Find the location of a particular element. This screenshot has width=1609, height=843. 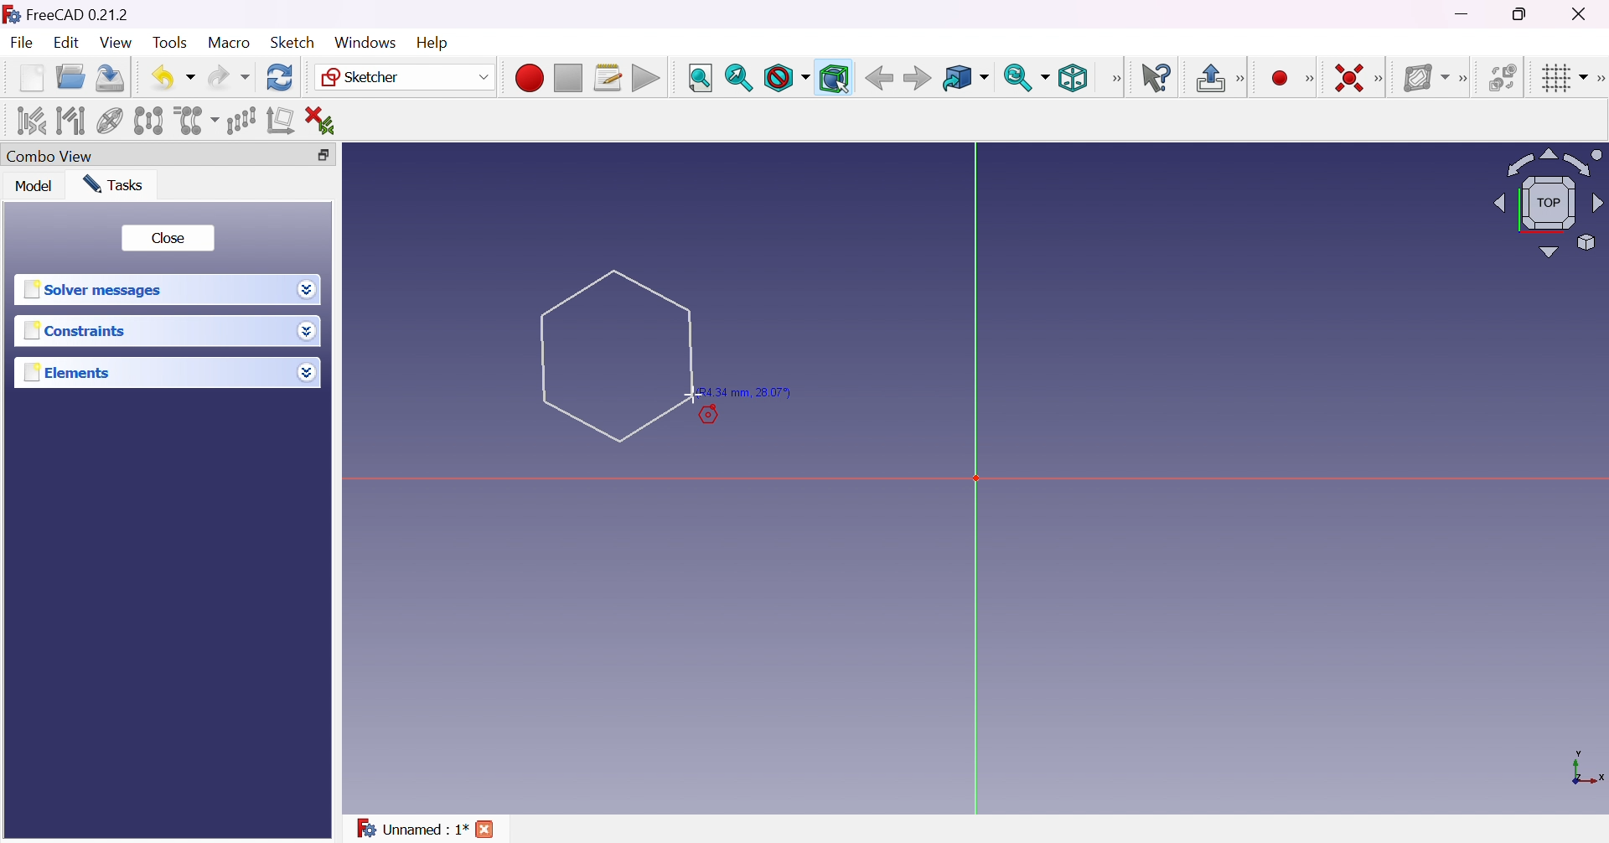

Delete all constraints is located at coordinates (325, 122).